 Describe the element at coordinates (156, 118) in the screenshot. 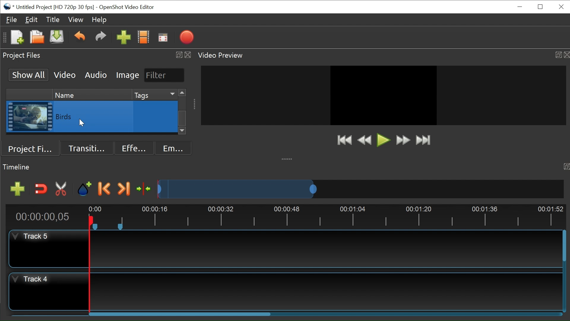

I see `Cursor` at that location.